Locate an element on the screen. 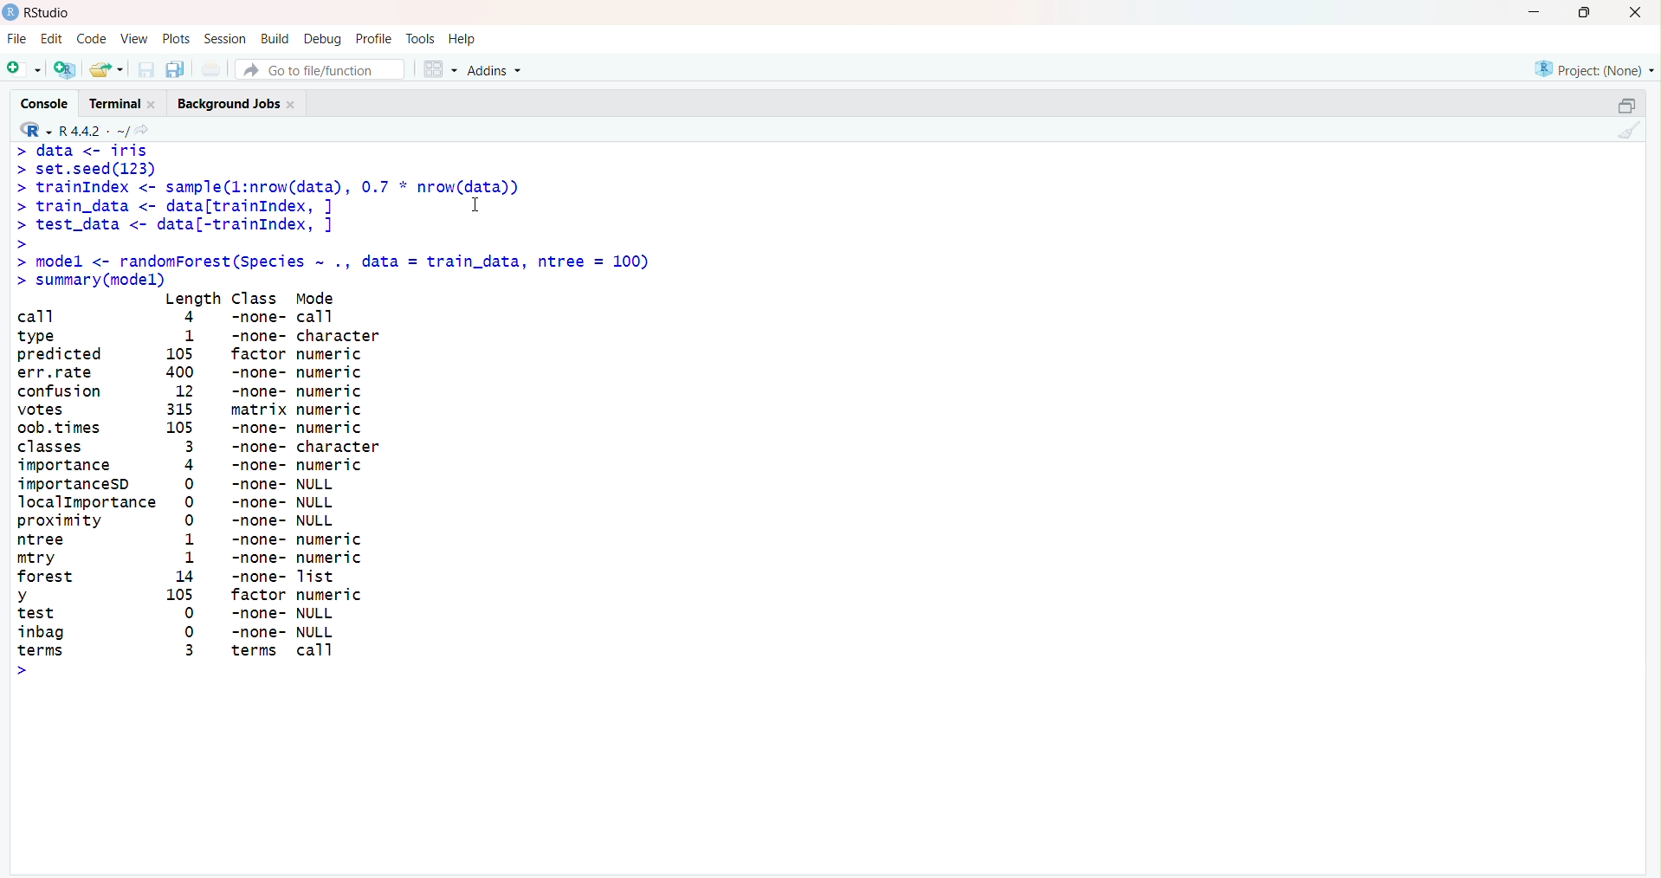  File is located at coordinates (16, 38).